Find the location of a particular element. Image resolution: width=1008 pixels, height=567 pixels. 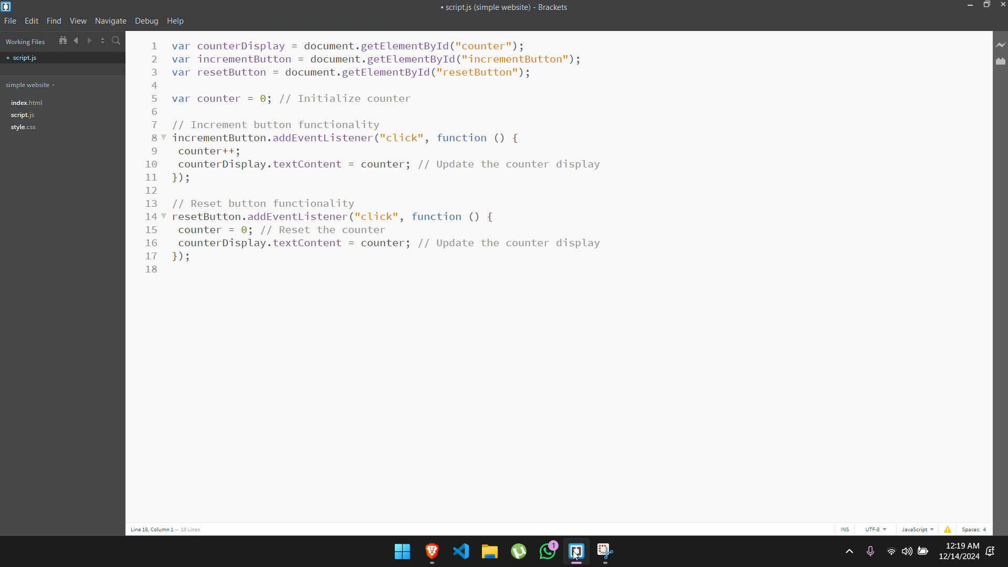

notifications is located at coordinates (990, 551).